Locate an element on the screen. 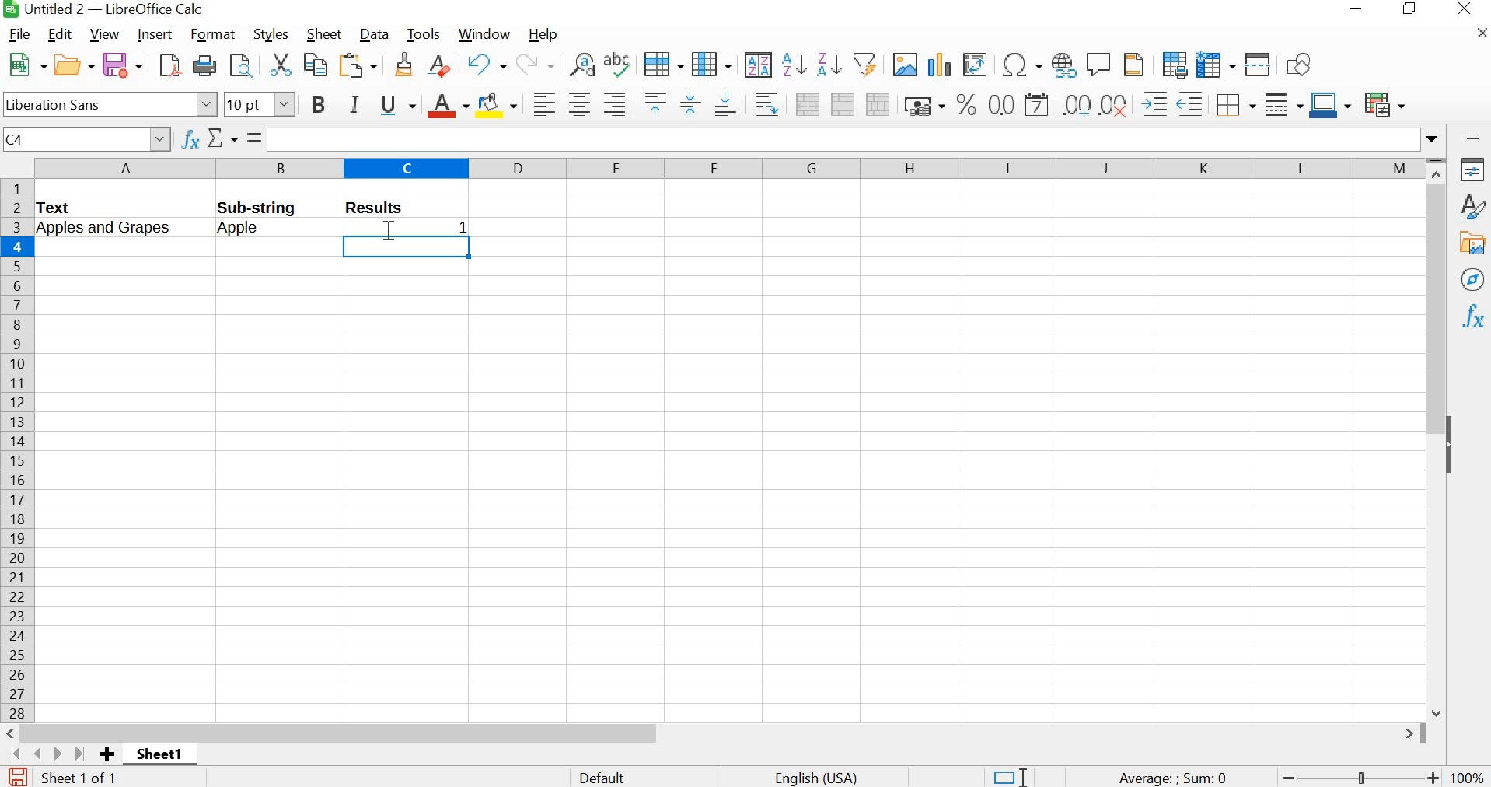  redo is located at coordinates (535, 64).